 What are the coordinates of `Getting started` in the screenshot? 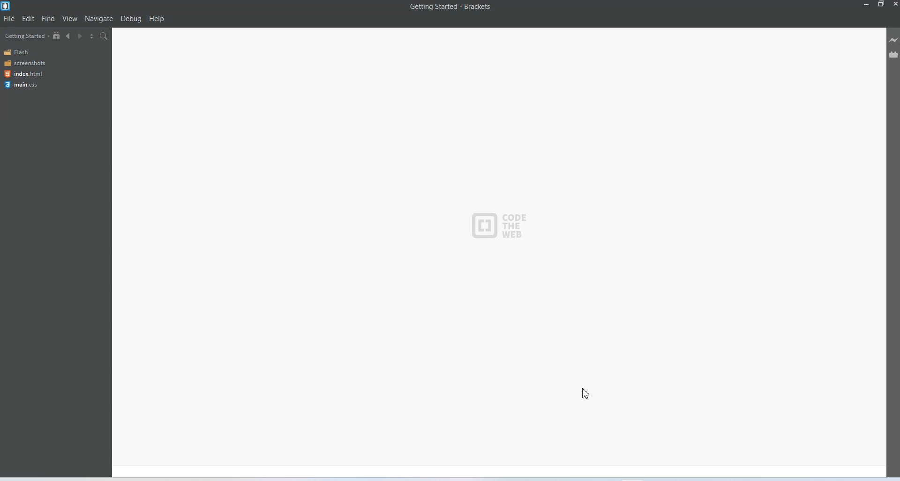 It's located at (428, 6).